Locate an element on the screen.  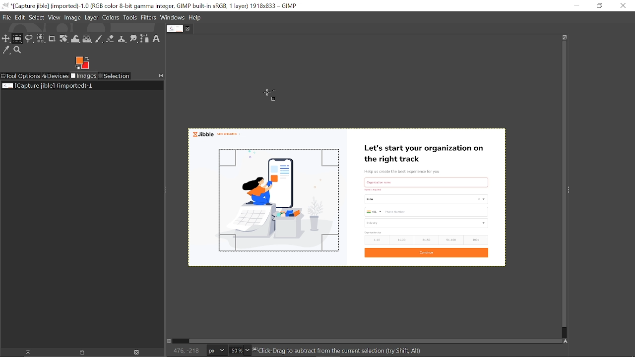
Layer is located at coordinates (92, 18).